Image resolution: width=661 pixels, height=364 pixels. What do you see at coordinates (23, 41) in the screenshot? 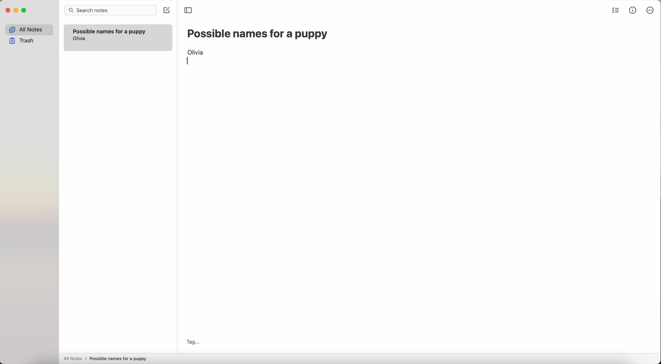
I see `trash` at bounding box center [23, 41].